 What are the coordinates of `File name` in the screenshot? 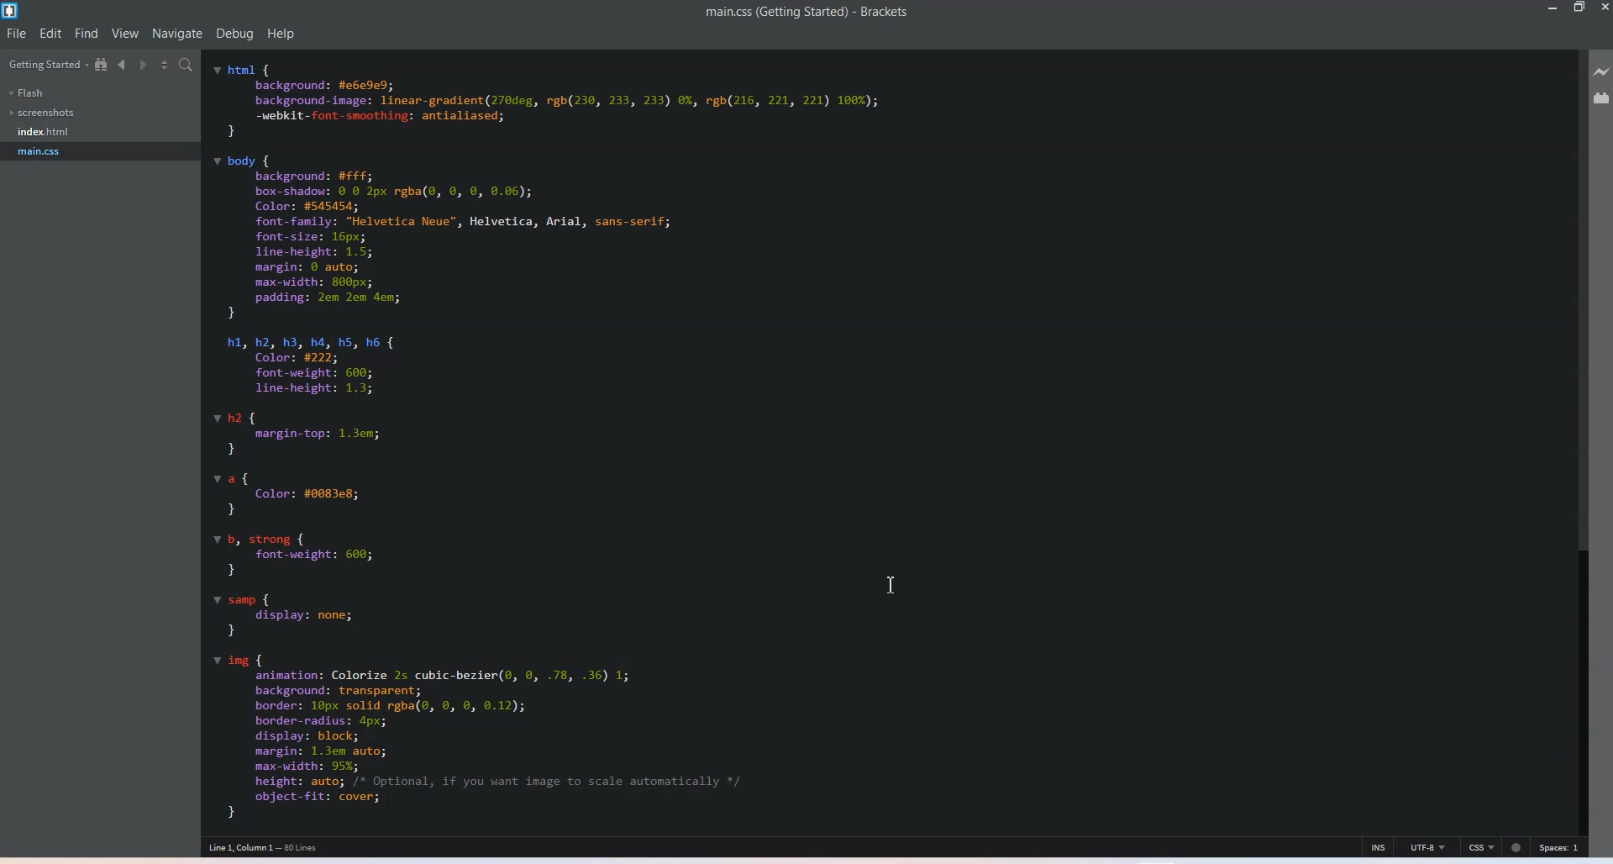 It's located at (807, 13).